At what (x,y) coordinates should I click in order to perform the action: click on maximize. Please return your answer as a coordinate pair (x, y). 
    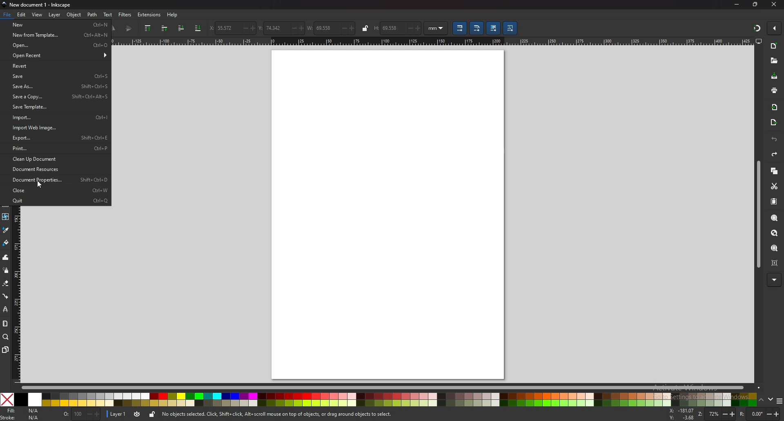
    Looking at the image, I should click on (755, 5).